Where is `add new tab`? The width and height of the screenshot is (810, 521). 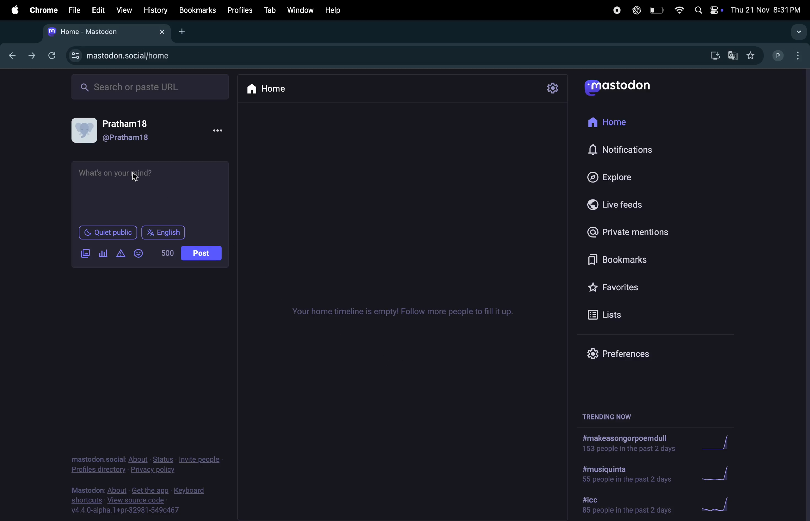
add new tab is located at coordinates (185, 32).